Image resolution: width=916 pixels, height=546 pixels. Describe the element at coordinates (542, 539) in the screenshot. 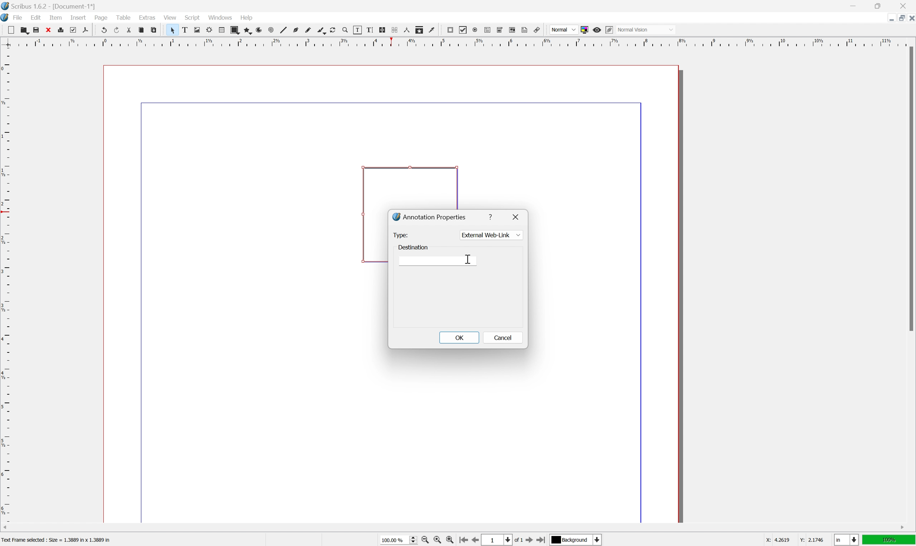

I see `go to last page` at that location.